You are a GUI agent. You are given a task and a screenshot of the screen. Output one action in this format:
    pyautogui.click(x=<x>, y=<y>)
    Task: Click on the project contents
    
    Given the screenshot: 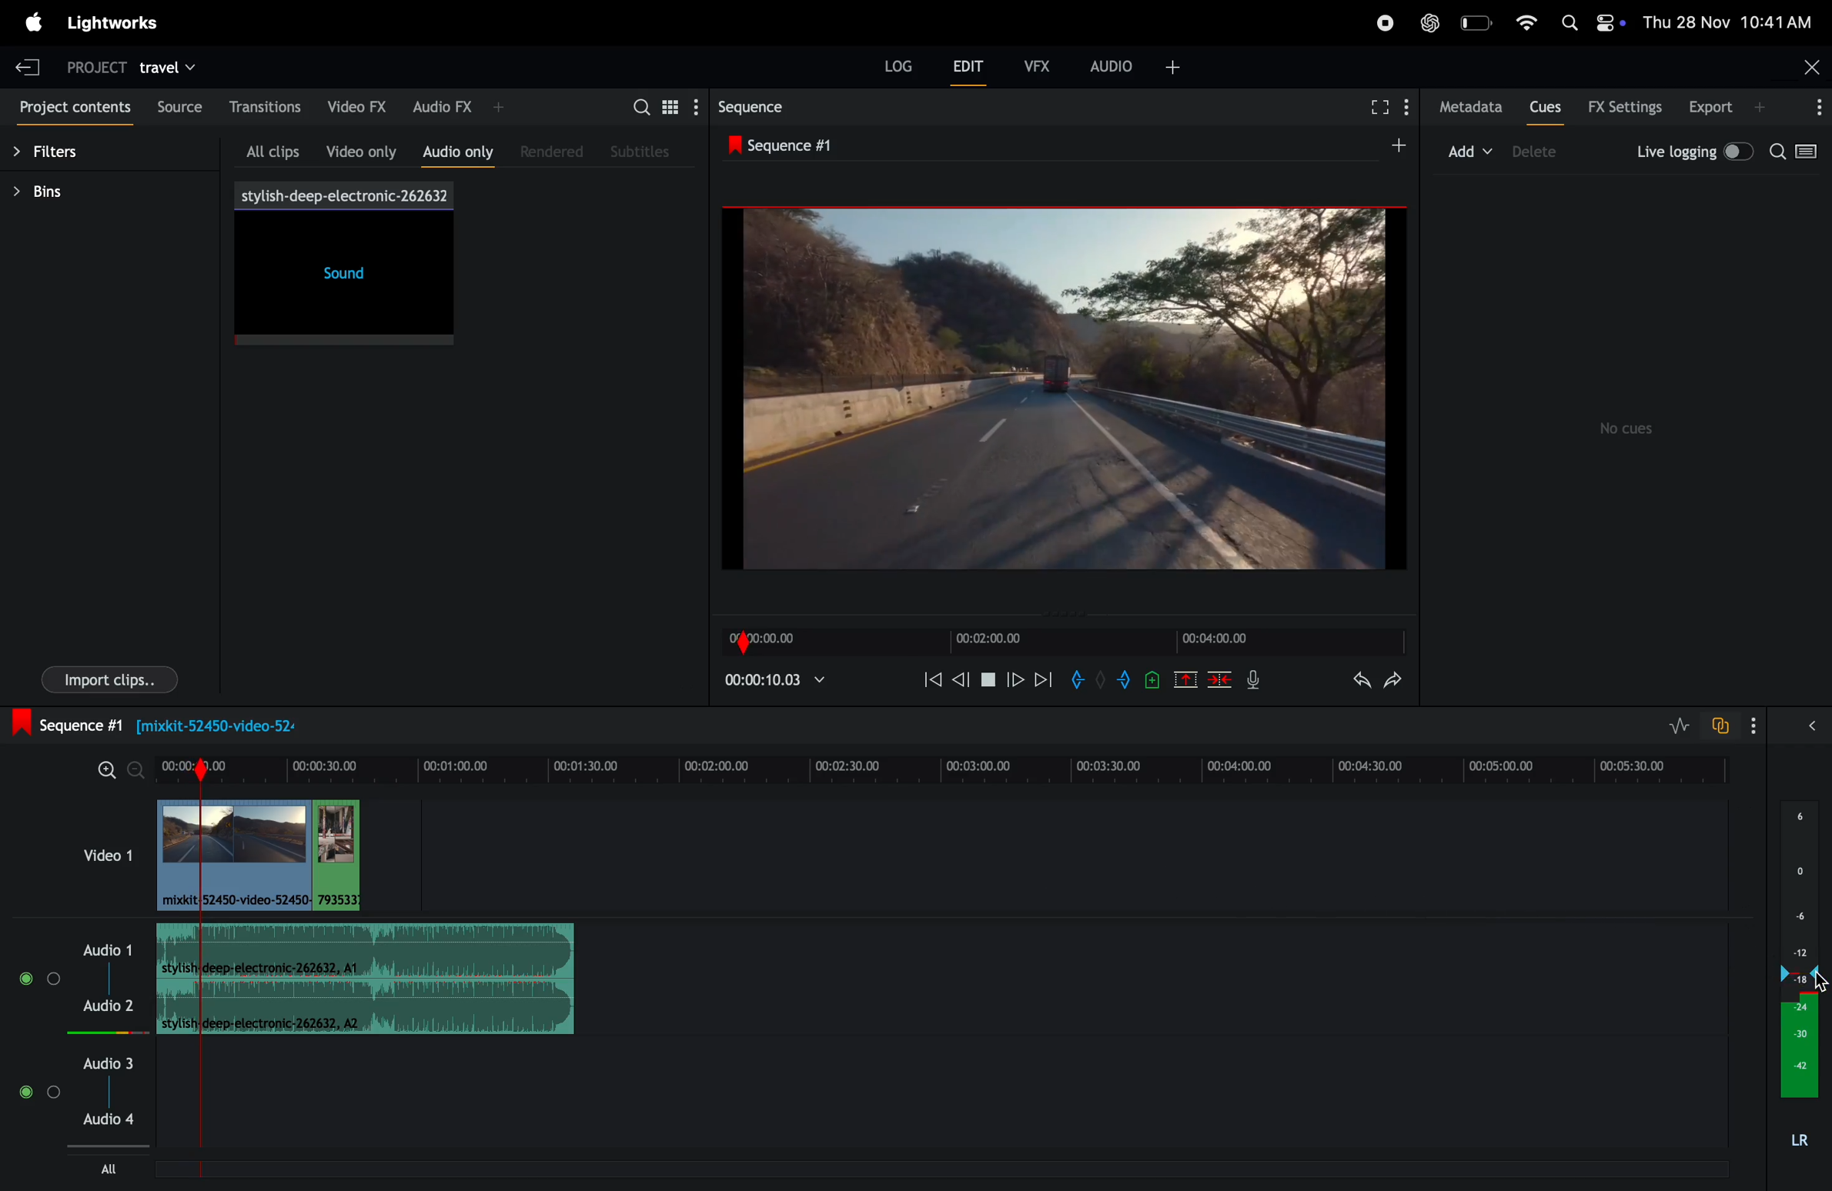 What is the action you would take?
    pyautogui.click(x=72, y=102)
    